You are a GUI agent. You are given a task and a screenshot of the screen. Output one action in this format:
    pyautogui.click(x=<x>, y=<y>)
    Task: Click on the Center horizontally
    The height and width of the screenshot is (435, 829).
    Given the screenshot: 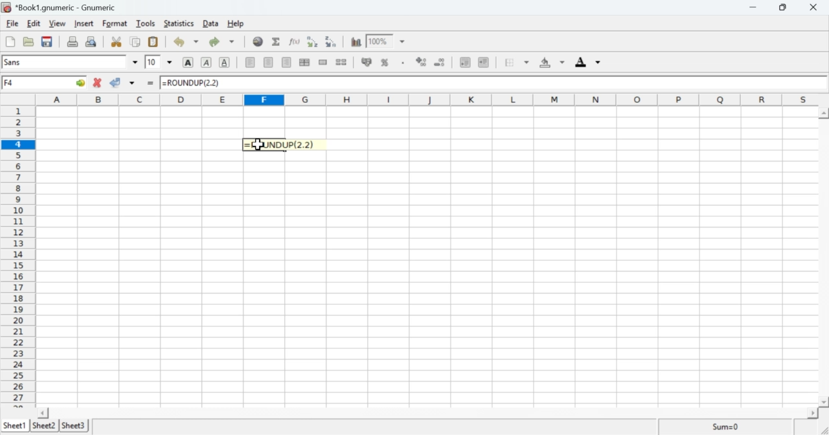 What is the action you would take?
    pyautogui.click(x=304, y=62)
    